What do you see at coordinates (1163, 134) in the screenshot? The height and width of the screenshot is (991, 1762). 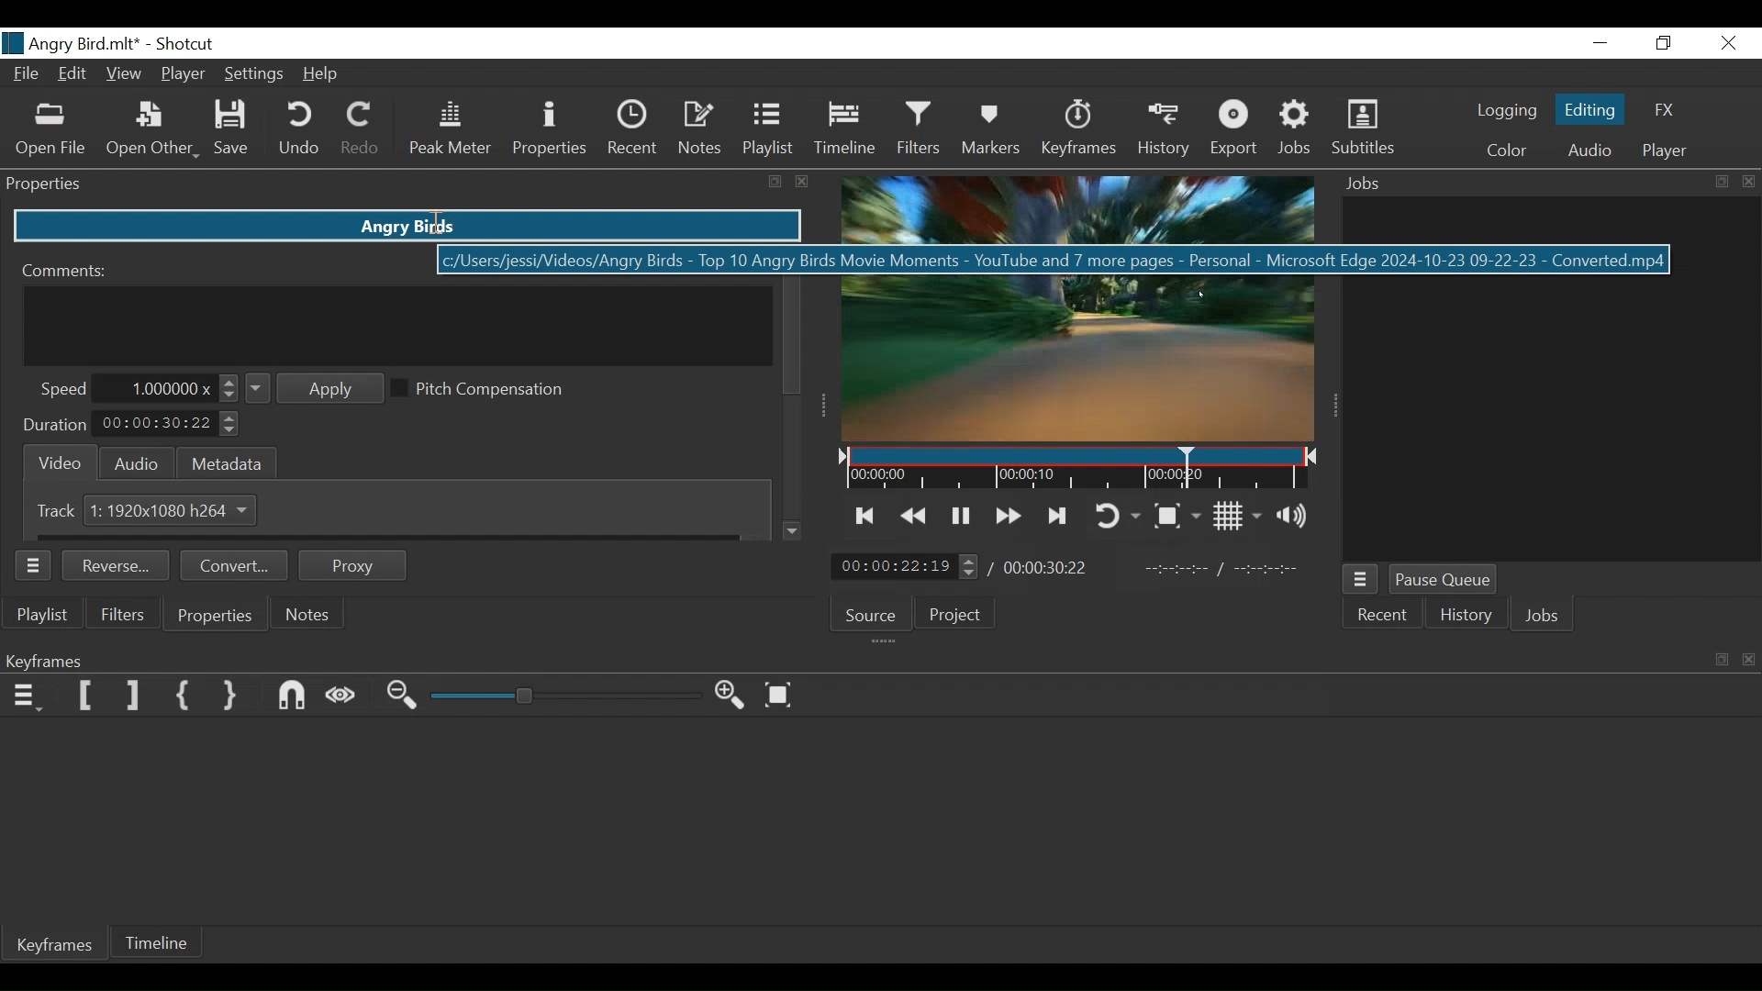 I see `History` at bounding box center [1163, 134].